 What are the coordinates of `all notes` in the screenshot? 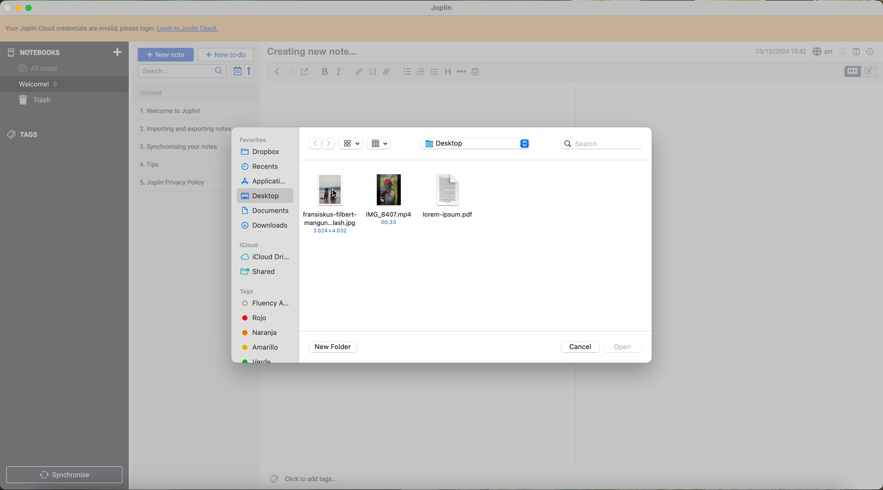 It's located at (40, 69).